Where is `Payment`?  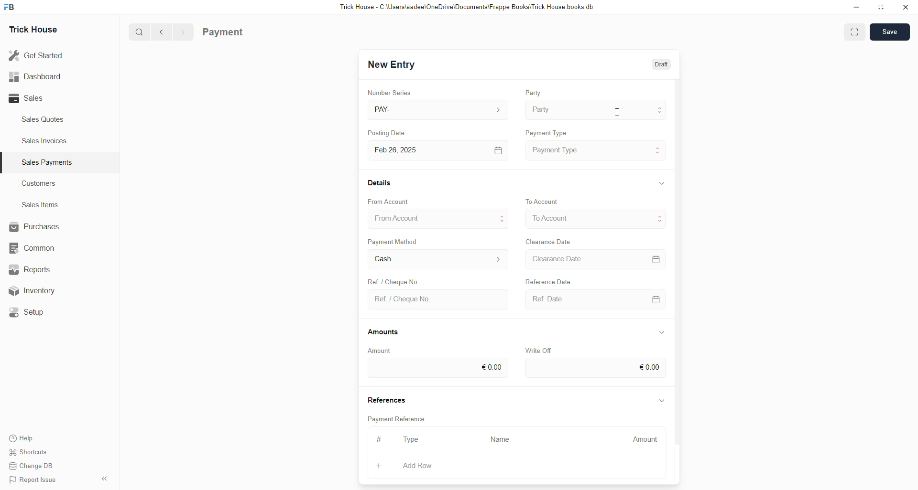 Payment is located at coordinates (223, 32).